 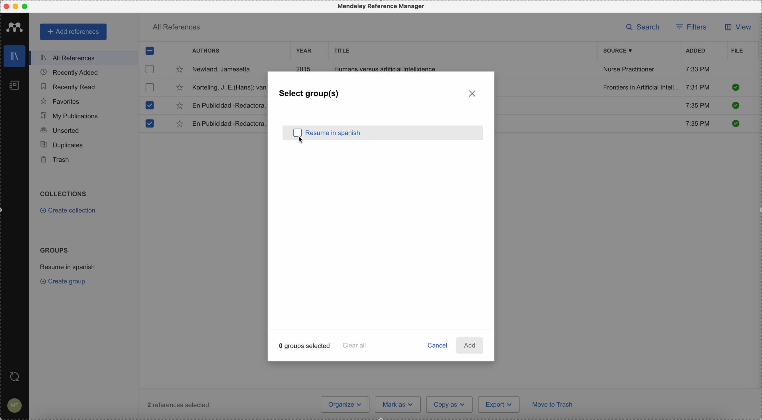 What do you see at coordinates (149, 87) in the screenshot?
I see `checkbox` at bounding box center [149, 87].